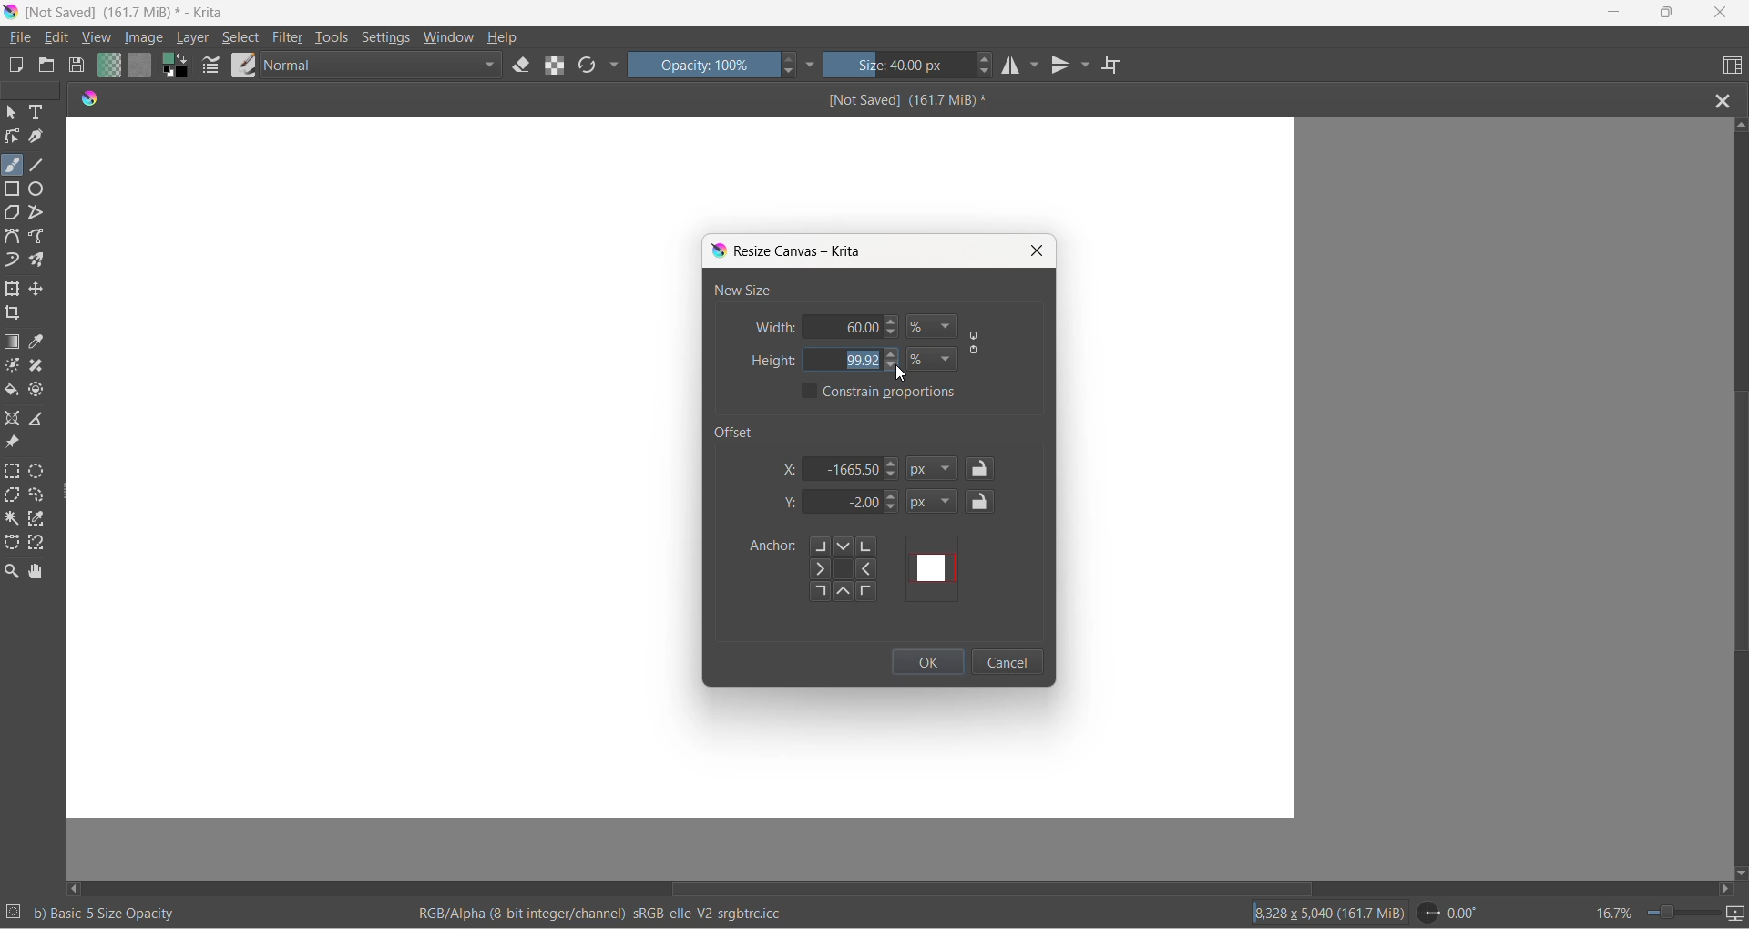 The image size is (1749, 929). What do you see at coordinates (1014, 67) in the screenshot?
I see `horizontal mirror tool` at bounding box center [1014, 67].